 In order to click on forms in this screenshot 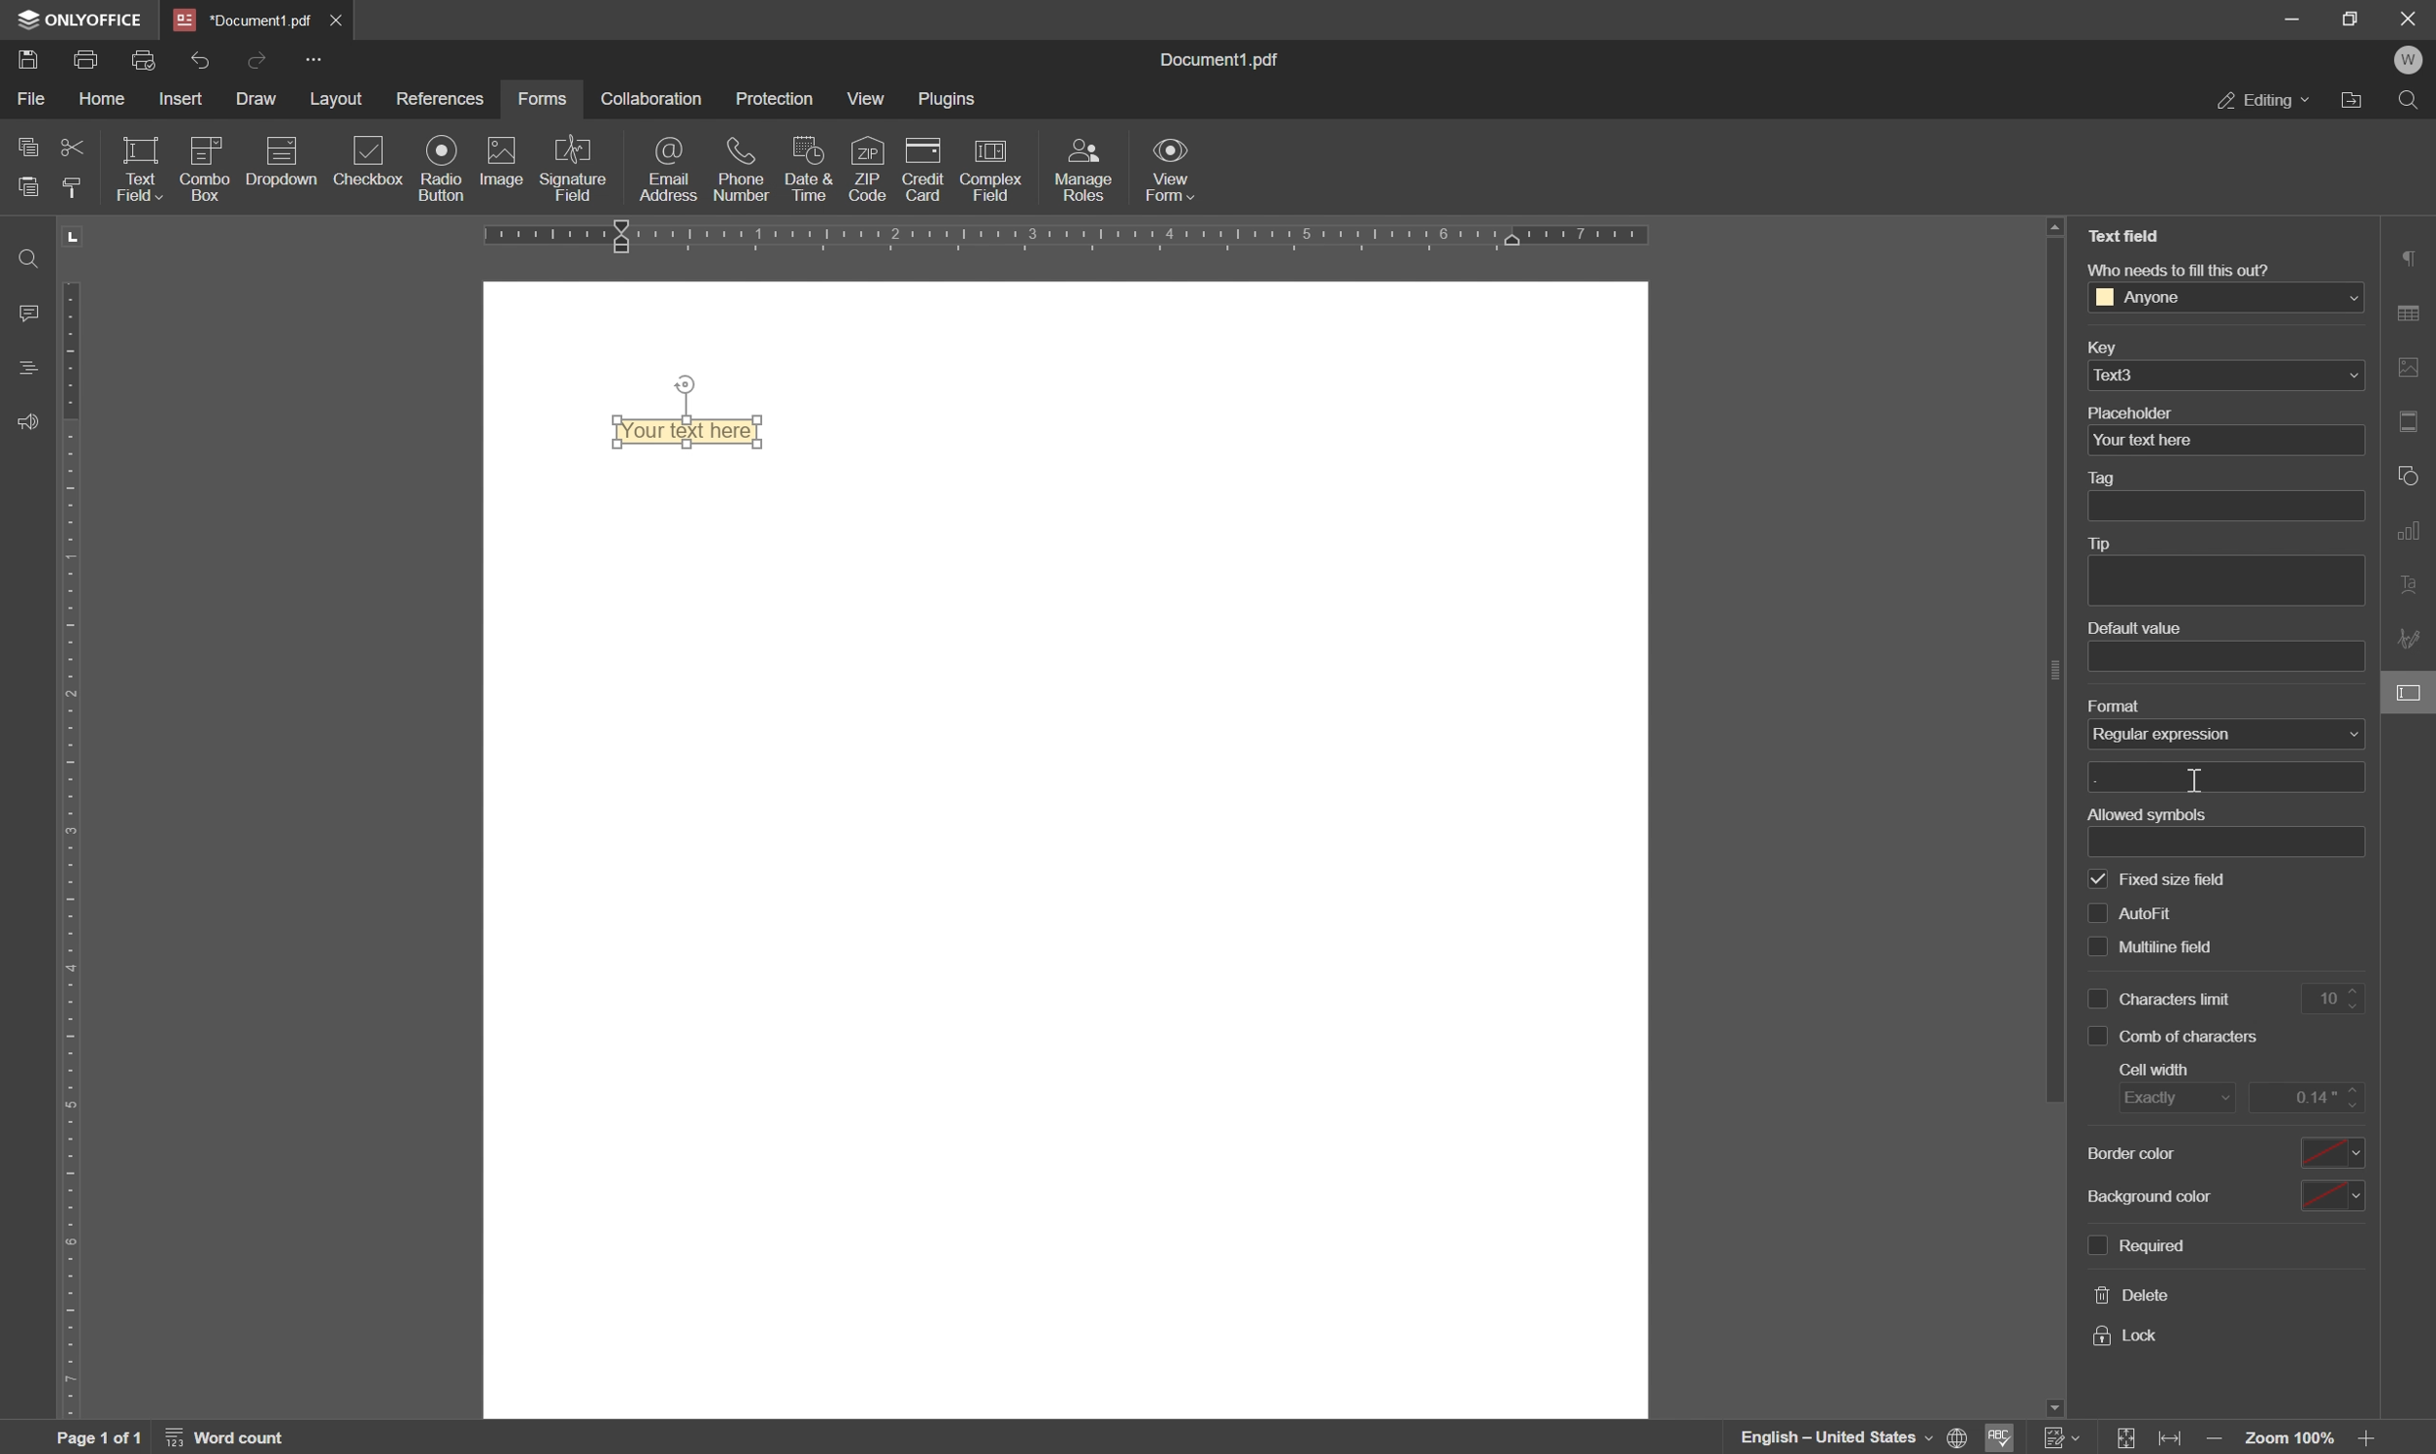, I will do `click(543, 98)`.